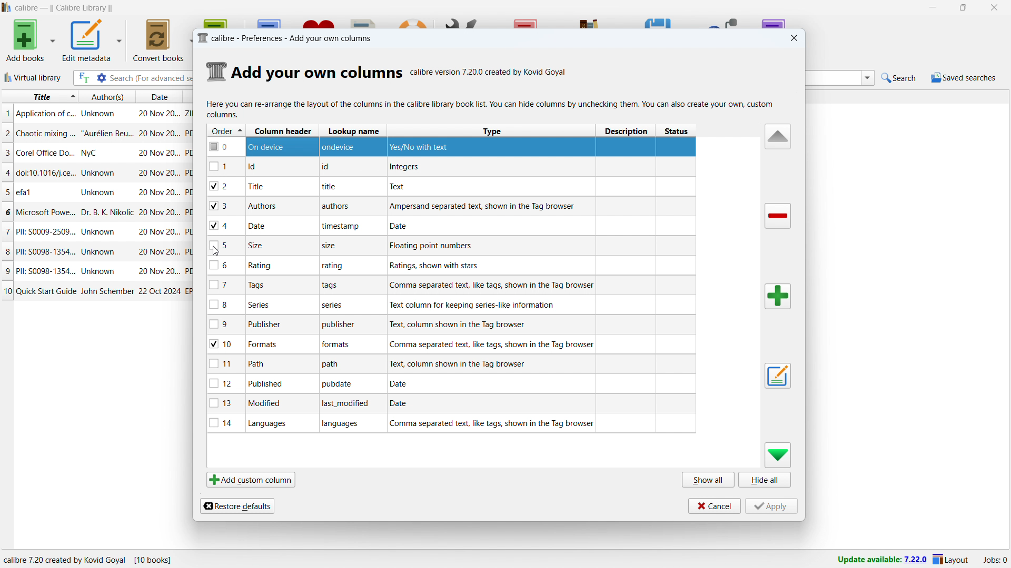 The image size is (1011, 568). I want to click on date, so click(159, 173).